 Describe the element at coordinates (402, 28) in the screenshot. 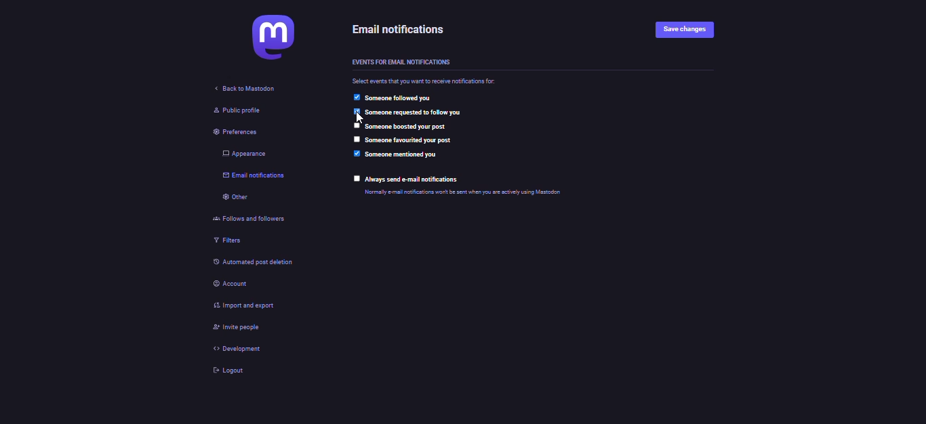

I see `email notifications` at that location.